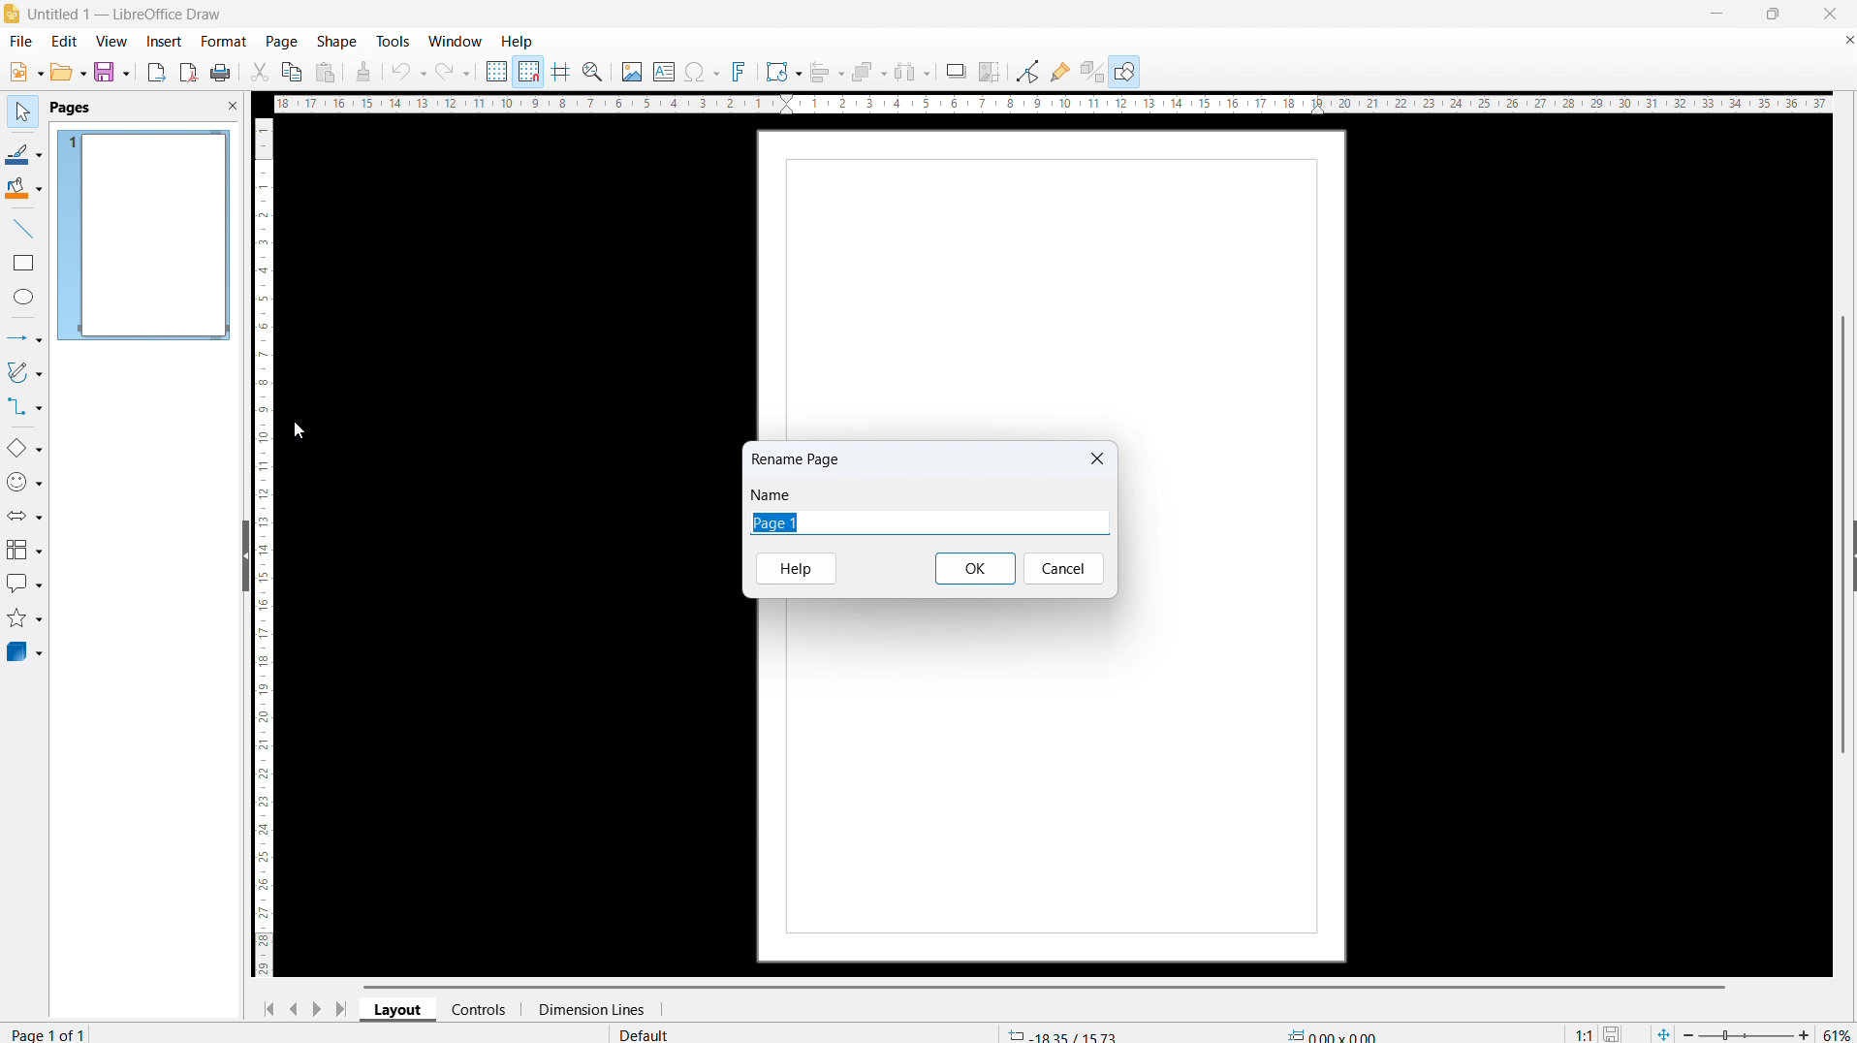  Describe the element at coordinates (593, 71) in the screenshot. I see `zoom` at that location.